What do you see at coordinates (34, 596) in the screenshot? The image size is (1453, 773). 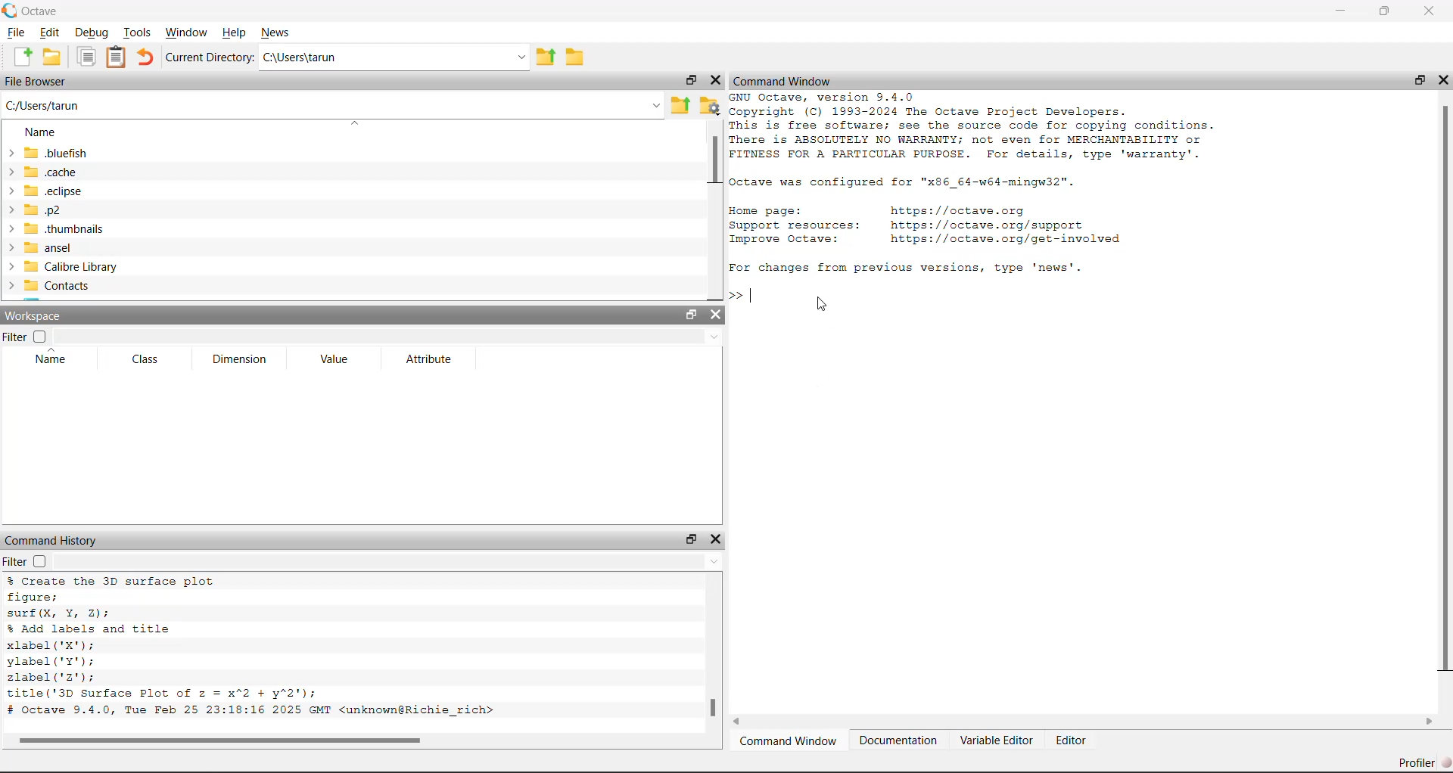 I see `figure;` at bounding box center [34, 596].